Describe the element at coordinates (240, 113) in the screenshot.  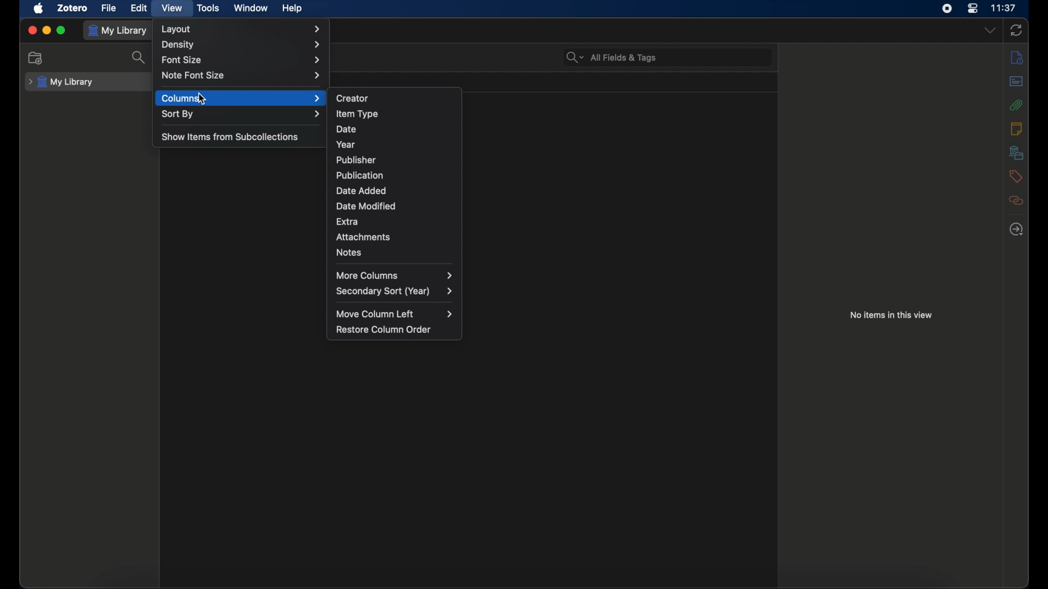
I see `sort by` at that location.